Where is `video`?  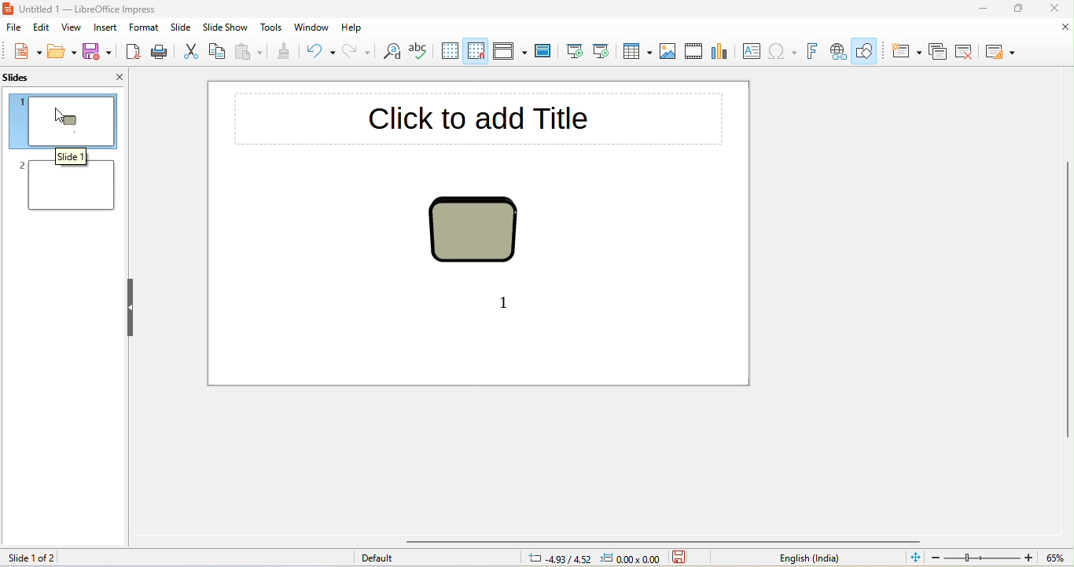 video is located at coordinates (693, 53).